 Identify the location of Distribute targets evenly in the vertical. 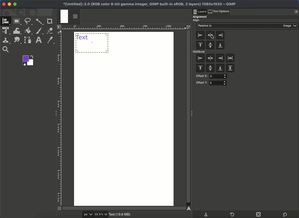
(230, 69).